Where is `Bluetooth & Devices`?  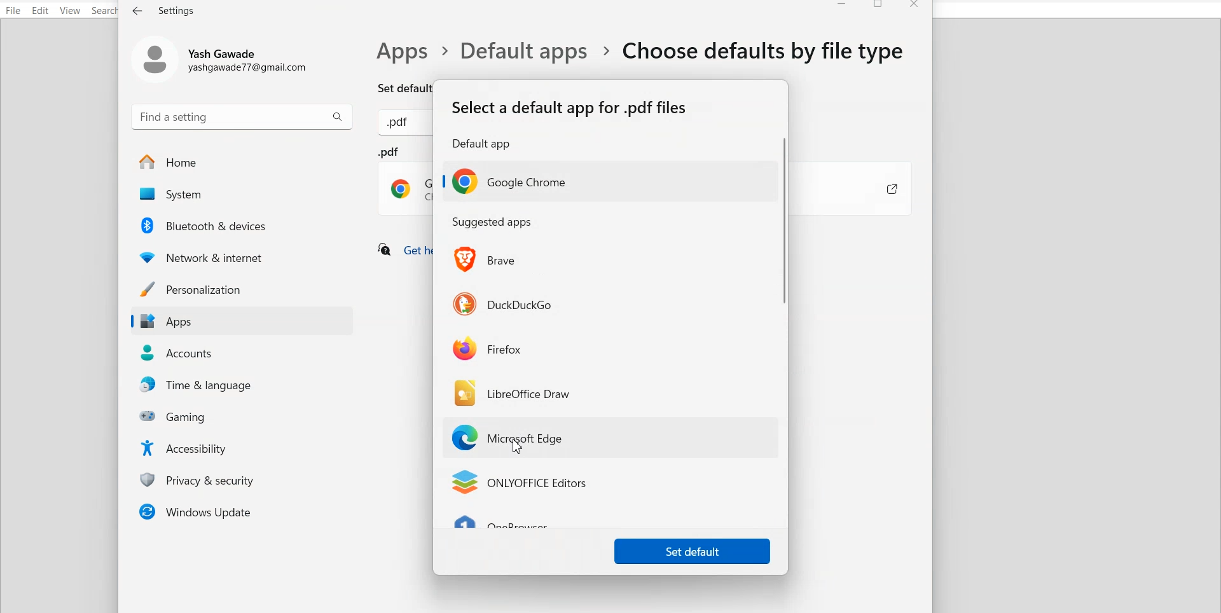 Bluetooth & Devices is located at coordinates (244, 225).